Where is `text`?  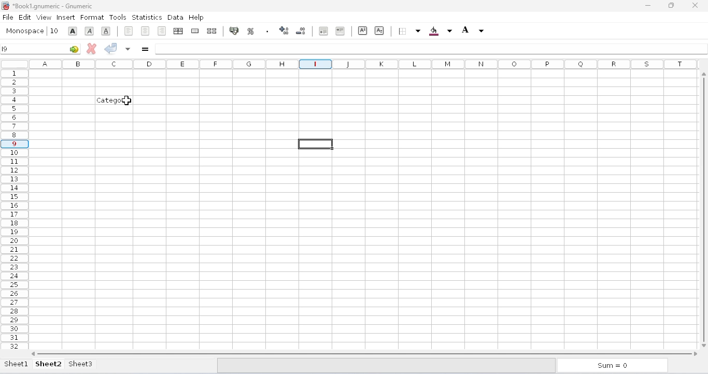
text is located at coordinates (114, 100).